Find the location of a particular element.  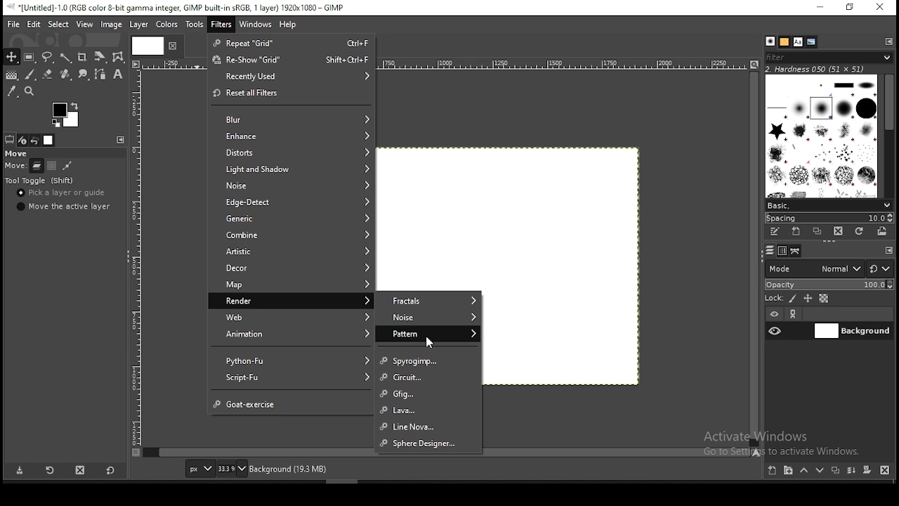

paths tool is located at coordinates (104, 73).